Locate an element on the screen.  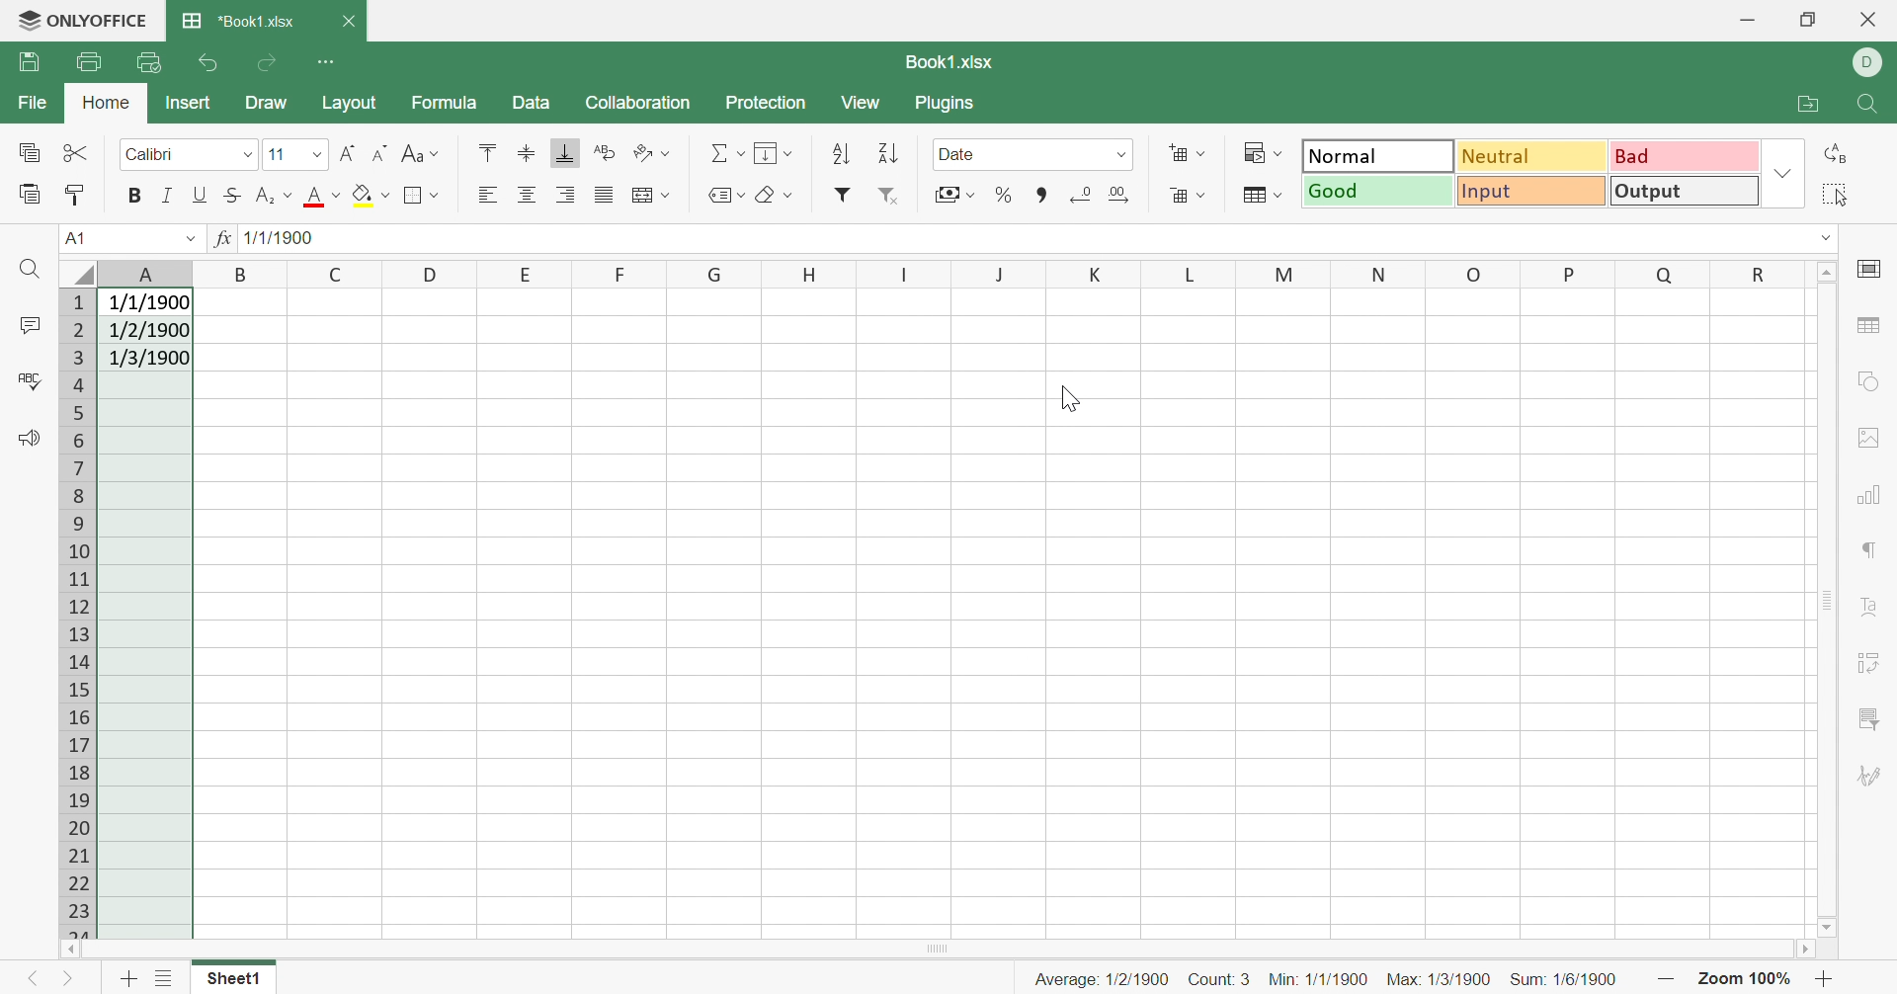
Scroll bar is located at coordinates (1830, 599).